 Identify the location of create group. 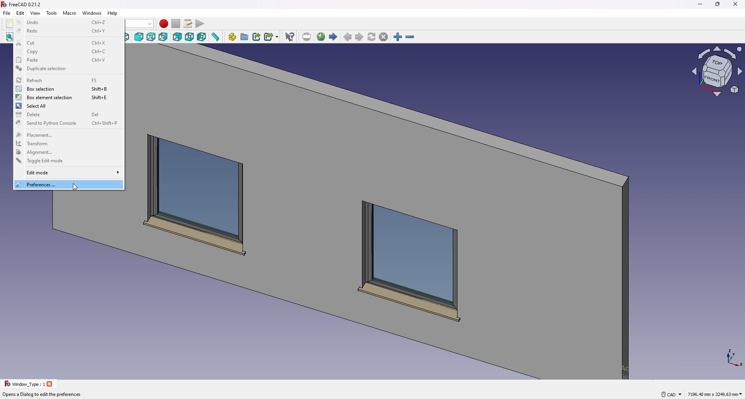
(245, 36).